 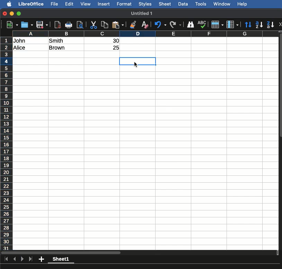 What do you see at coordinates (118, 25) in the screenshot?
I see `Paste` at bounding box center [118, 25].